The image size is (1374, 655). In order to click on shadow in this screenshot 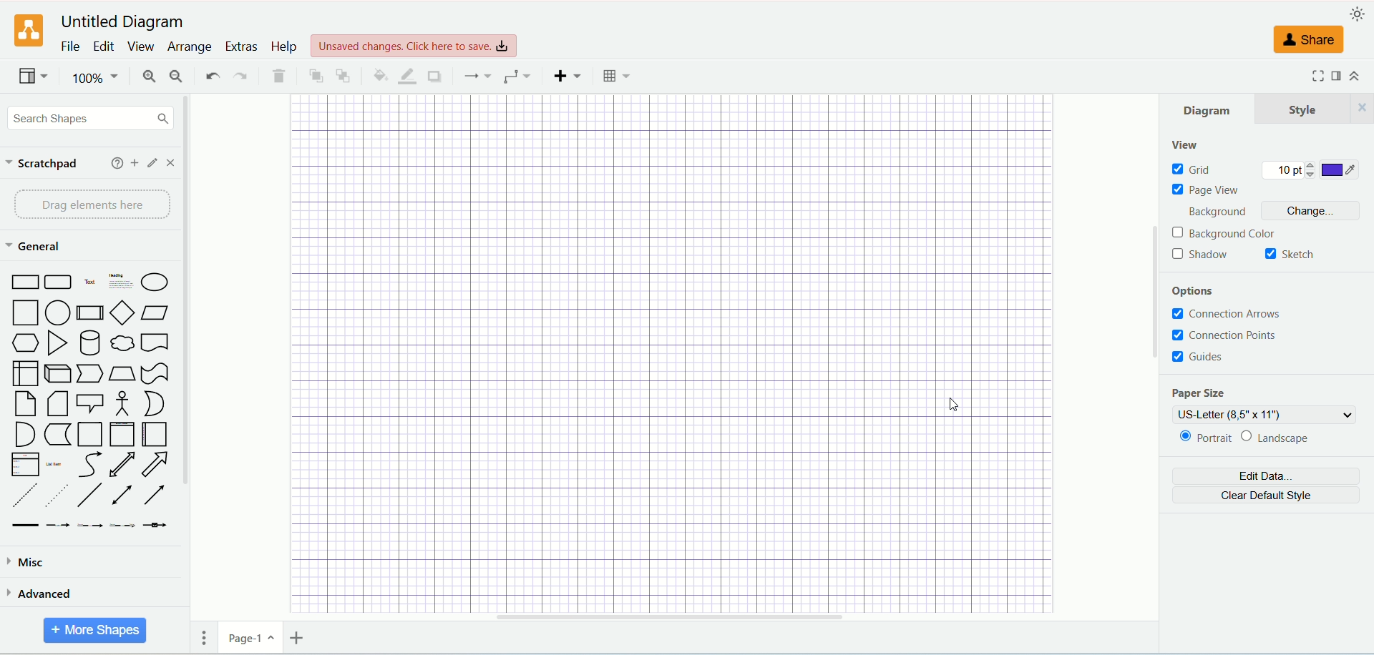, I will do `click(1201, 255)`.